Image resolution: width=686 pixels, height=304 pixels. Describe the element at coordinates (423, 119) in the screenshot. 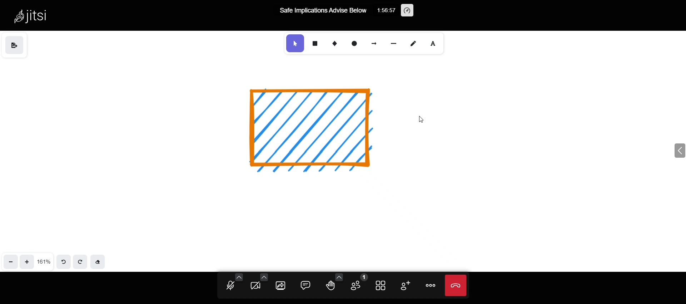

I see `cursor` at that location.